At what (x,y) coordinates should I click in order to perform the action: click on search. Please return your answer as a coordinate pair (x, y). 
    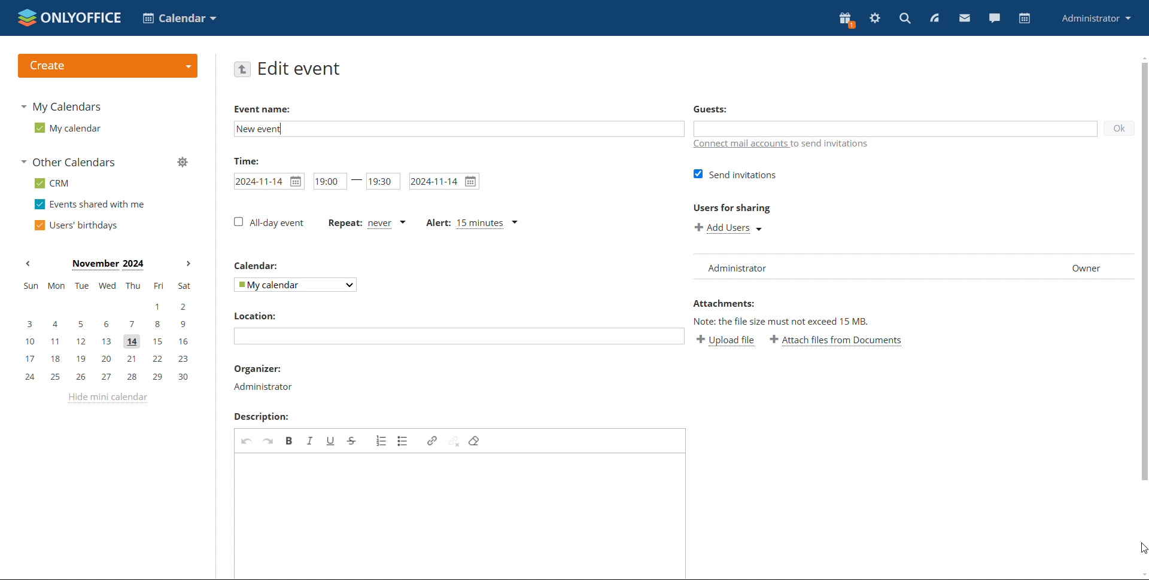
    Looking at the image, I should click on (904, 19).